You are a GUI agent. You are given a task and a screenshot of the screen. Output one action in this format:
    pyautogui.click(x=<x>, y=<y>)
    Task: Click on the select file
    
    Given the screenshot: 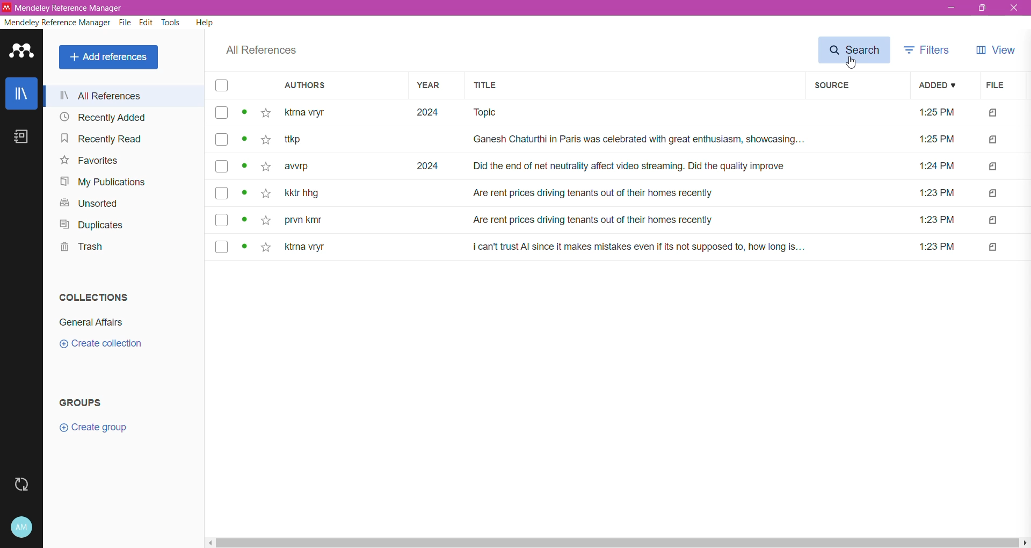 What is the action you would take?
    pyautogui.click(x=220, y=219)
    